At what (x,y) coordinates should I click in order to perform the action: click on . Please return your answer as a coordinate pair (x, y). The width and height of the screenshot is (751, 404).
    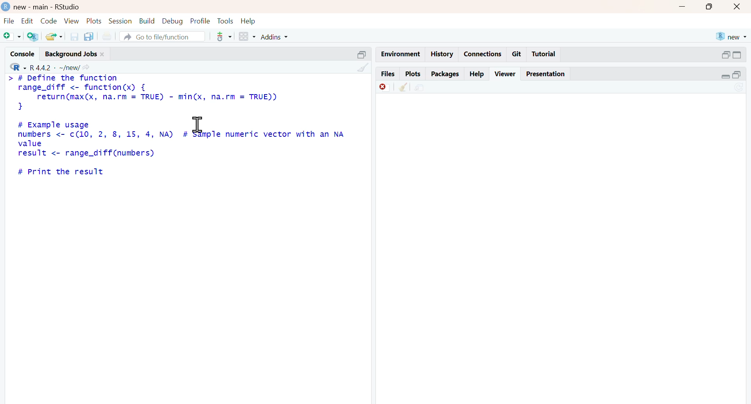
    Looking at the image, I should click on (738, 6).